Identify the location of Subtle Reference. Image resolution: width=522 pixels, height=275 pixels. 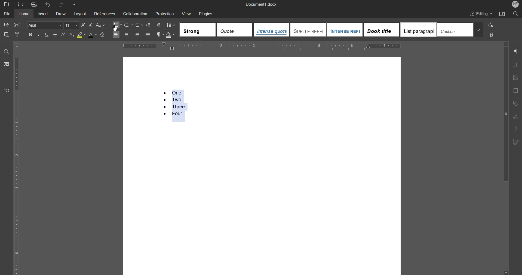
(308, 29).